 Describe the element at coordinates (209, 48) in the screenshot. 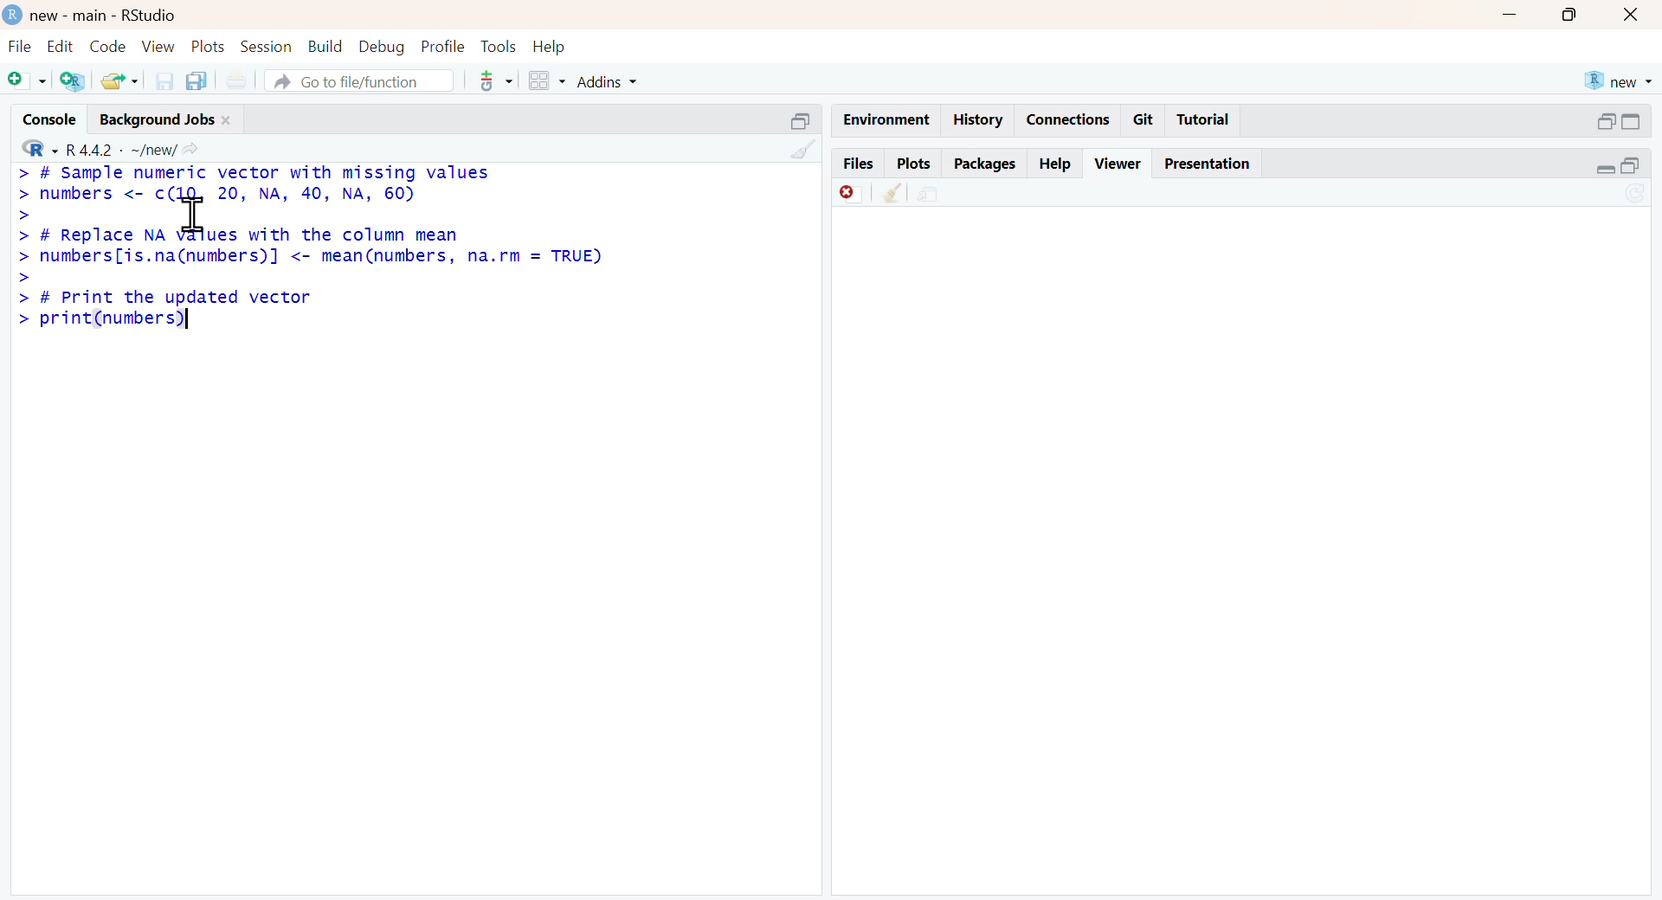

I see `plots` at that location.